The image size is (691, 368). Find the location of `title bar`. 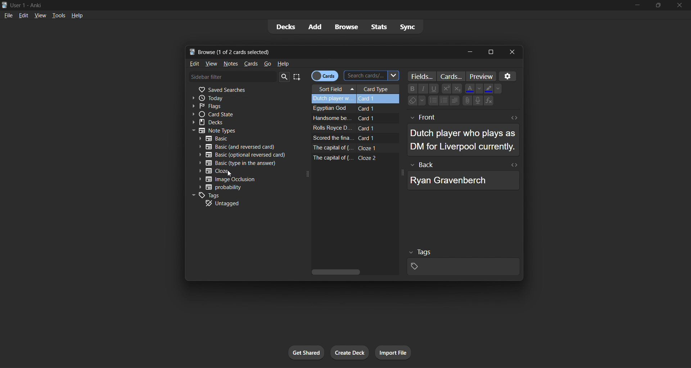

title bar is located at coordinates (315, 5).